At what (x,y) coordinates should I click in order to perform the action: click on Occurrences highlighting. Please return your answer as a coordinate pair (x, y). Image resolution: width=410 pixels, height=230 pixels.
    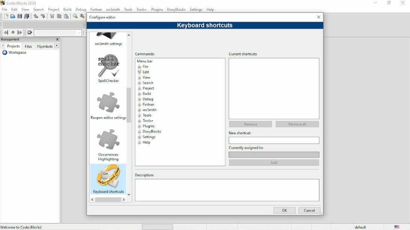
    Looking at the image, I should click on (108, 158).